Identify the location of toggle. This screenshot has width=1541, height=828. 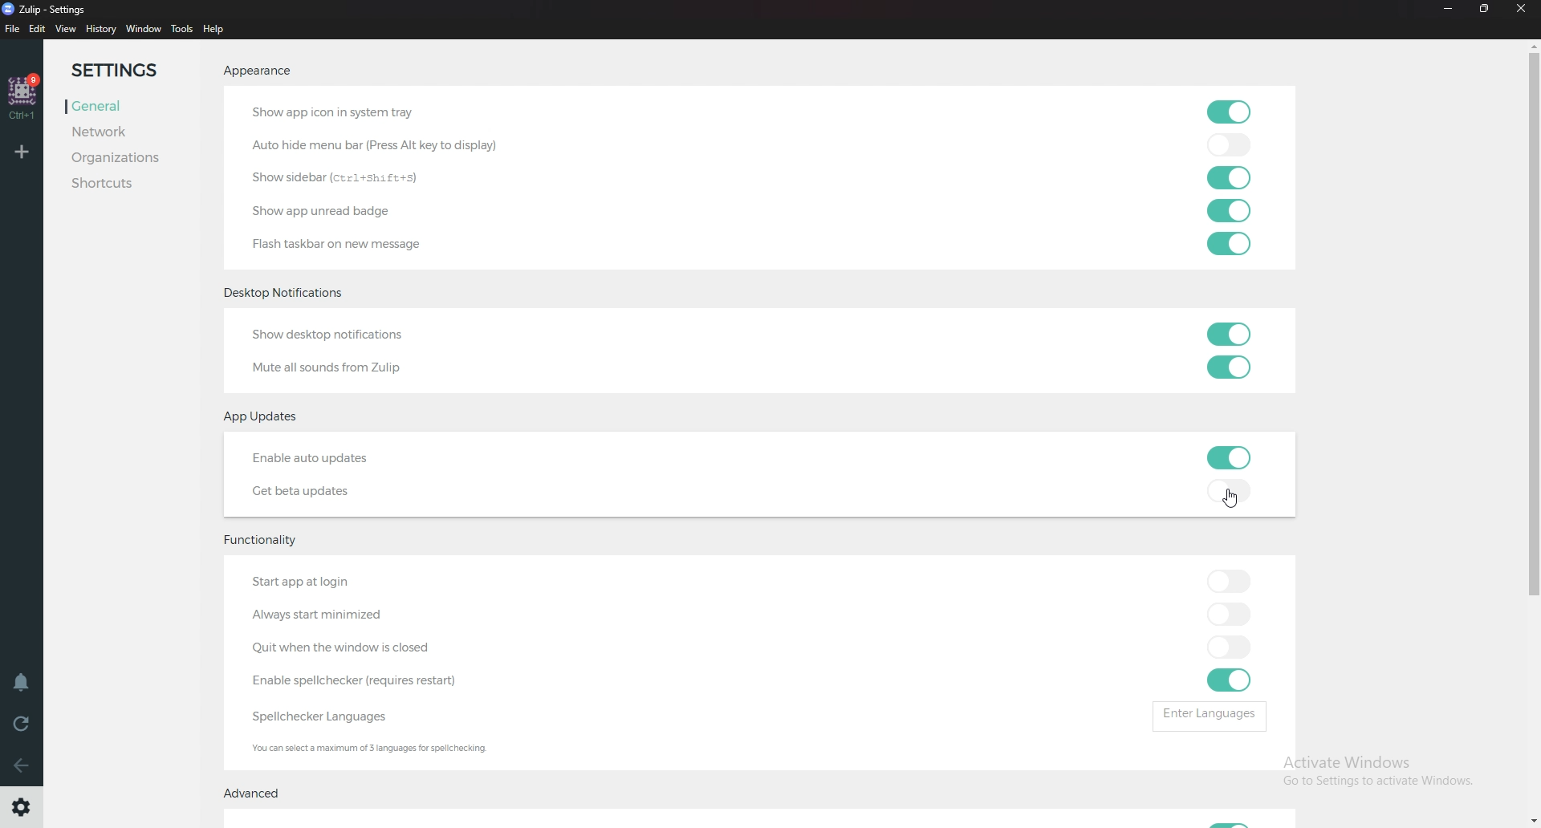
(1225, 614).